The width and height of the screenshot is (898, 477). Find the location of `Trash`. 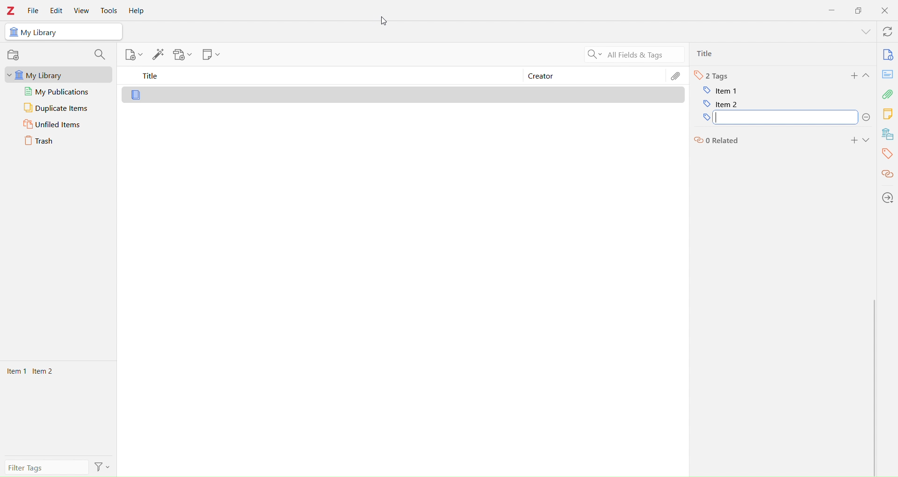

Trash is located at coordinates (38, 140).